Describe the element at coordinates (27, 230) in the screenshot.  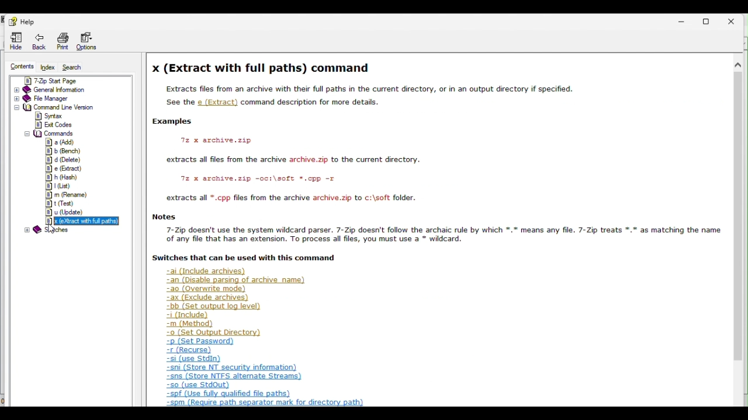
I see `expand` at that location.